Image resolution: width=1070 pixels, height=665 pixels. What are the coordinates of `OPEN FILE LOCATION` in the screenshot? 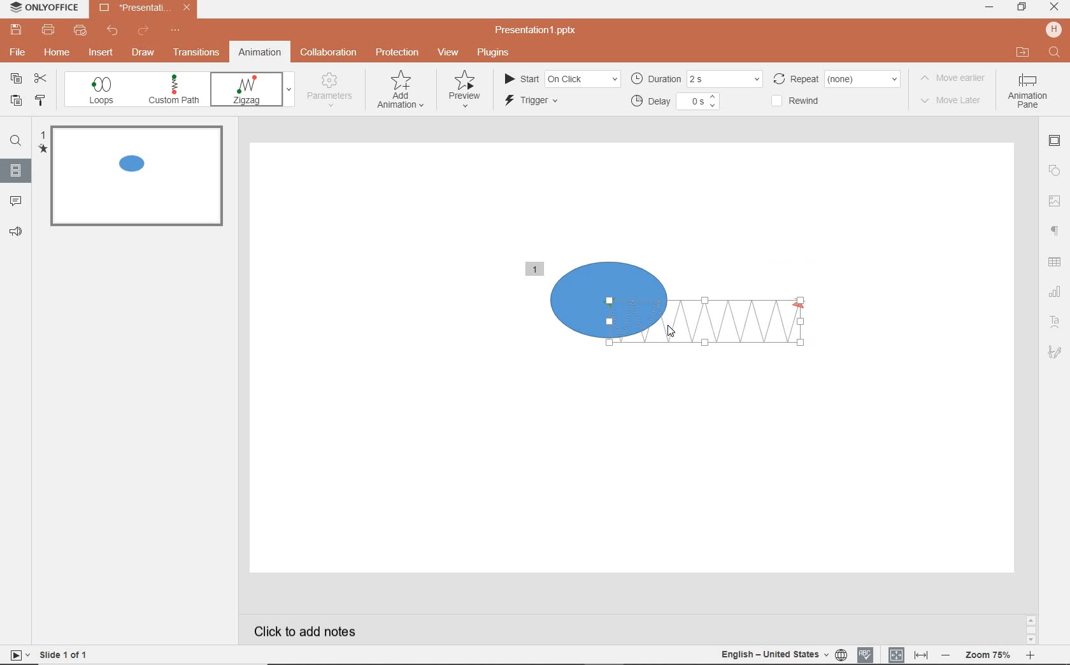 It's located at (1022, 53).